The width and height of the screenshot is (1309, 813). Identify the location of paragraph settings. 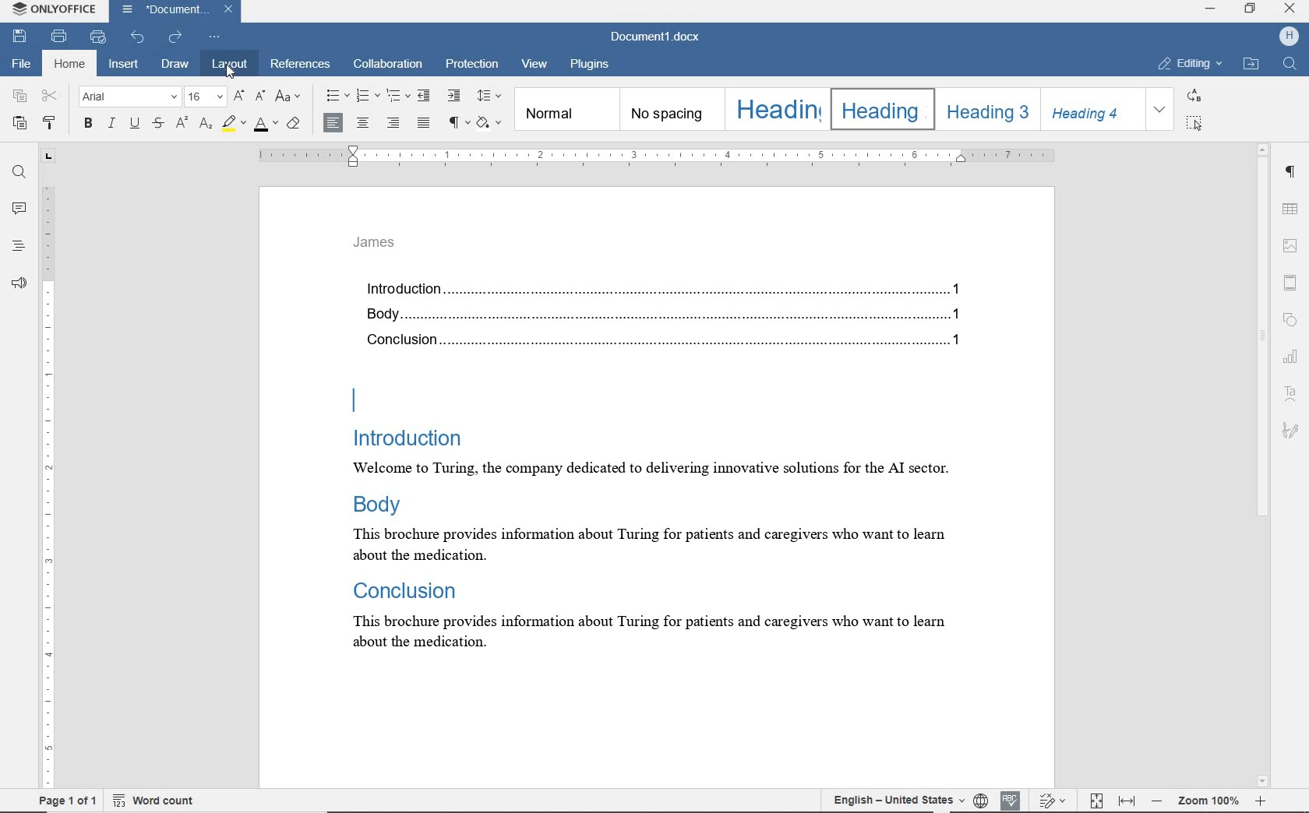
(1293, 175).